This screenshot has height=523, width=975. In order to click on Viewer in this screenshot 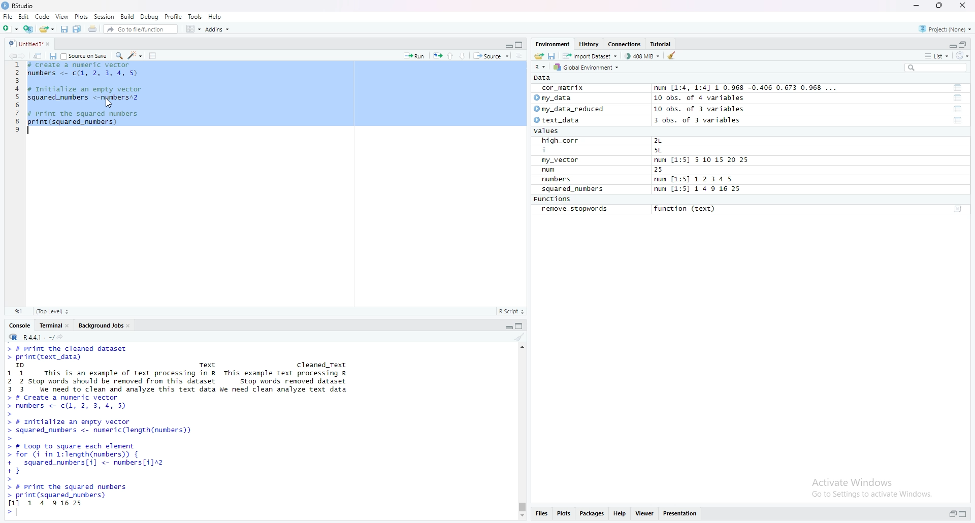, I will do `click(645, 514)`.